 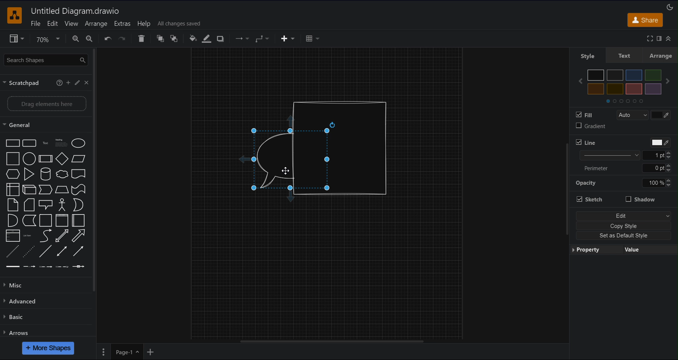 I want to click on Text, so click(x=627, y=55).